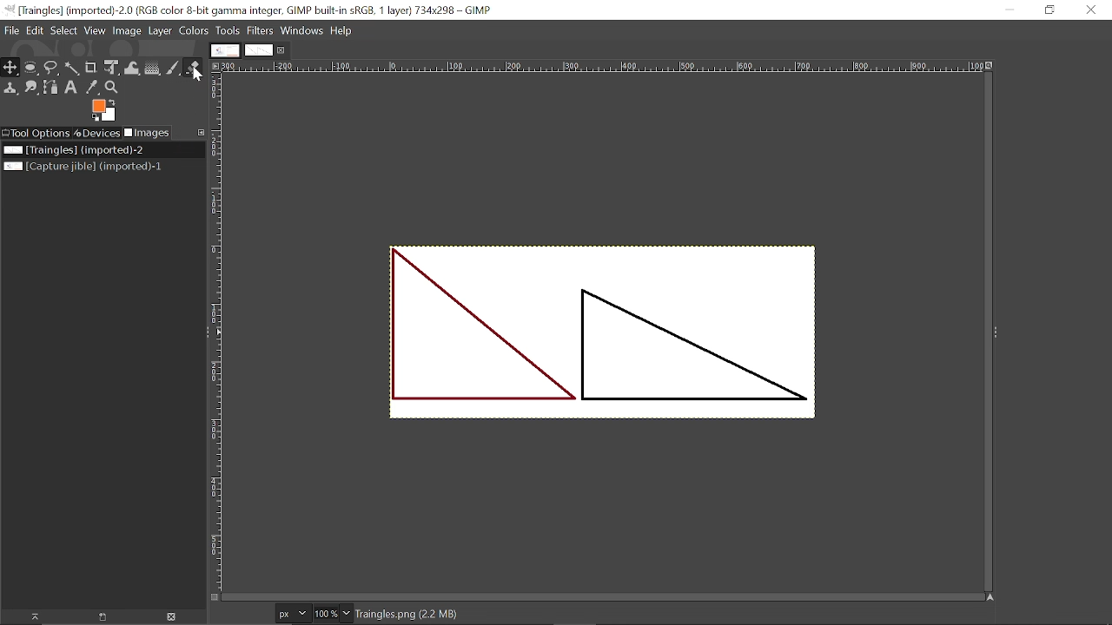 The height and width of the screenshot is (625, 1112). Describe the element at coordinates (219, 66) in the screenshot. I see `Access this image menu` at that location.